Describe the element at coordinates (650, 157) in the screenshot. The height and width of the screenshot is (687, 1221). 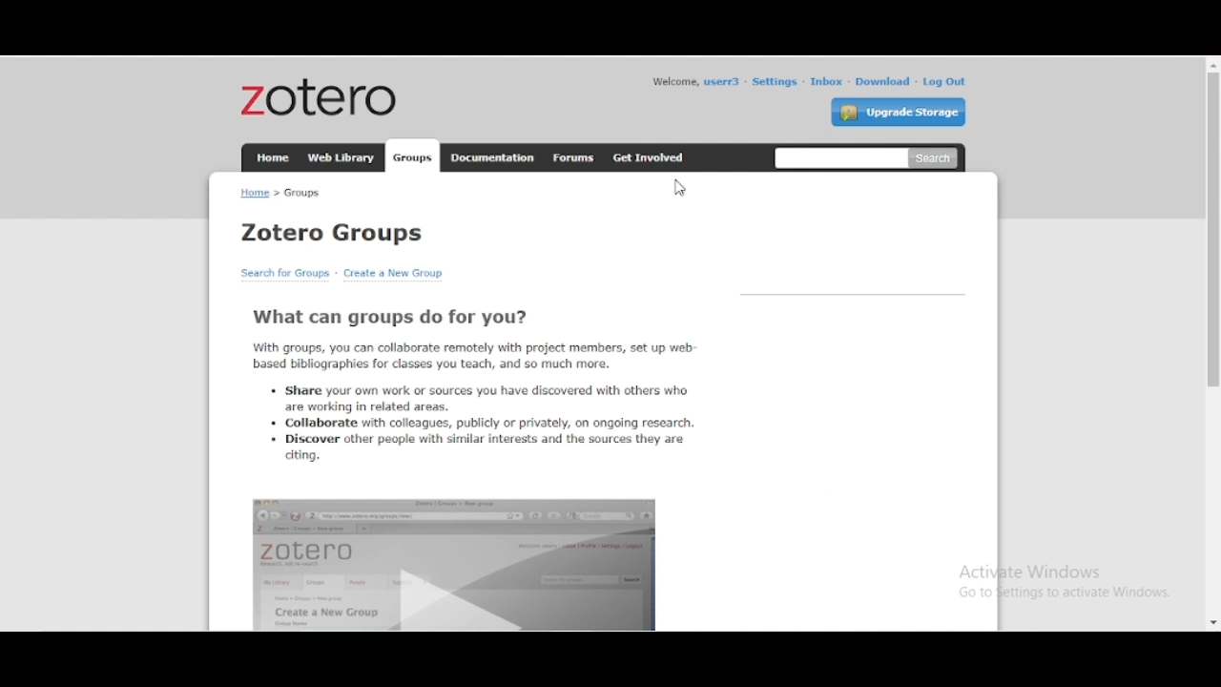
I see `get involved` at that location.